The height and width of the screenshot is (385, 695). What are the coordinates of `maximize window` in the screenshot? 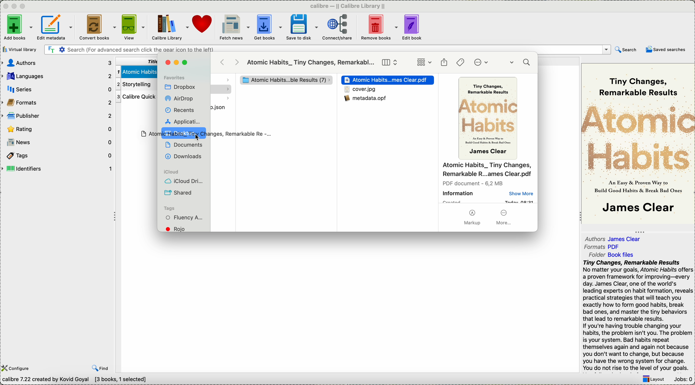 It's located at (186, 63).